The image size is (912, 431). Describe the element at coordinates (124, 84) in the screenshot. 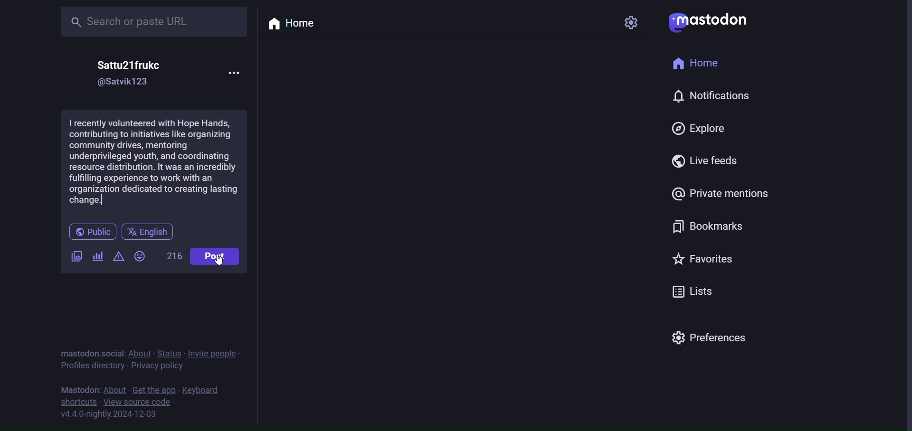

I see `id` at that location.